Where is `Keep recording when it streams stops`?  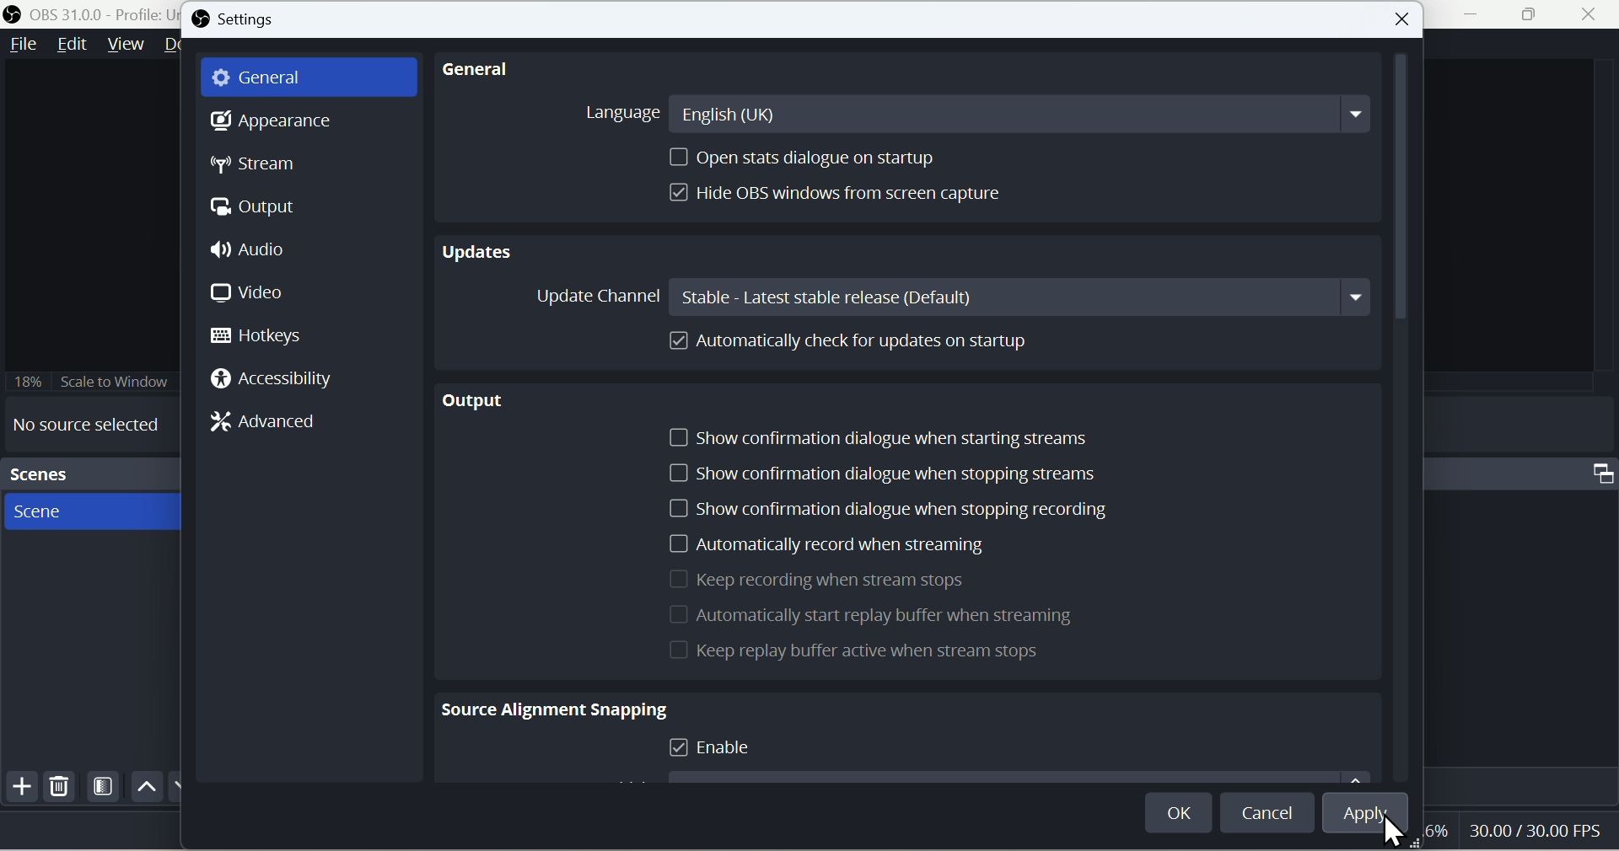
Keep recording when it streams stops is located at coordinates (819, 579).